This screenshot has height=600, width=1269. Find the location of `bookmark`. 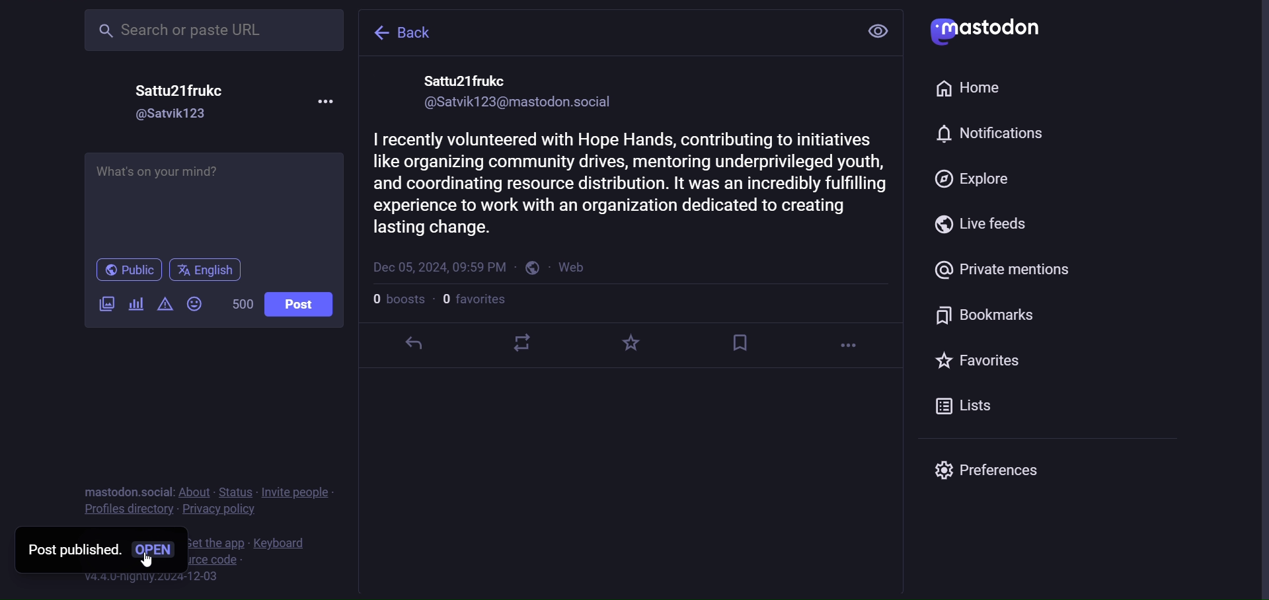

bookmark is located at coordinates (740, 342).